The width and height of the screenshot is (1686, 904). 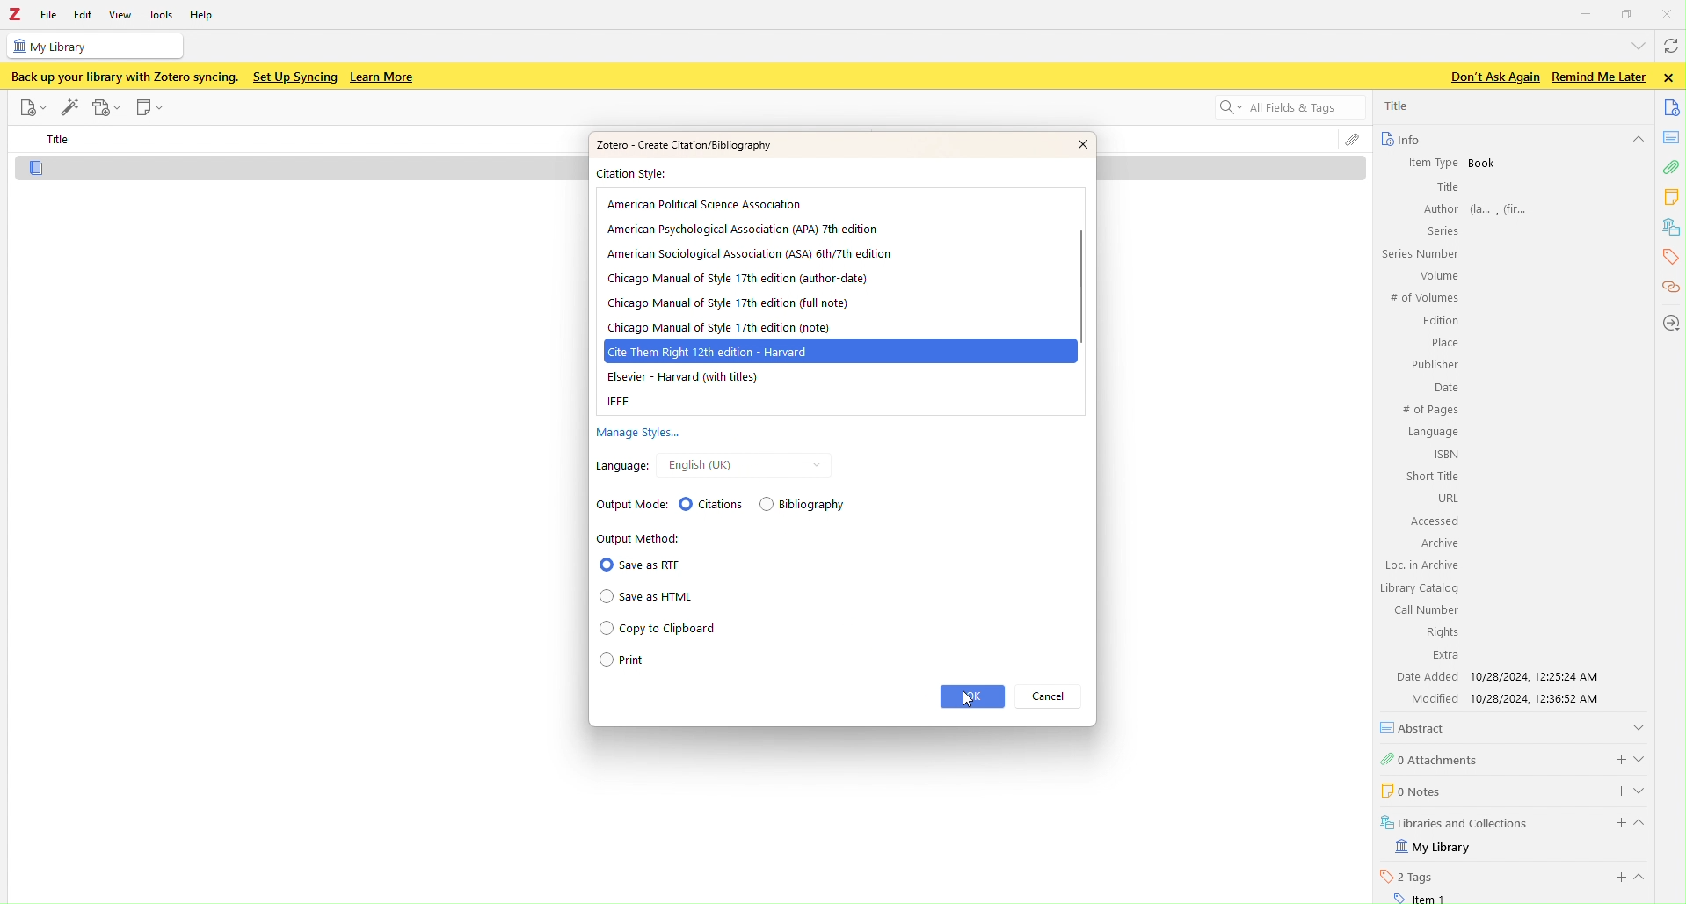 I want to click on Zotero, so click(x=15, y=15).